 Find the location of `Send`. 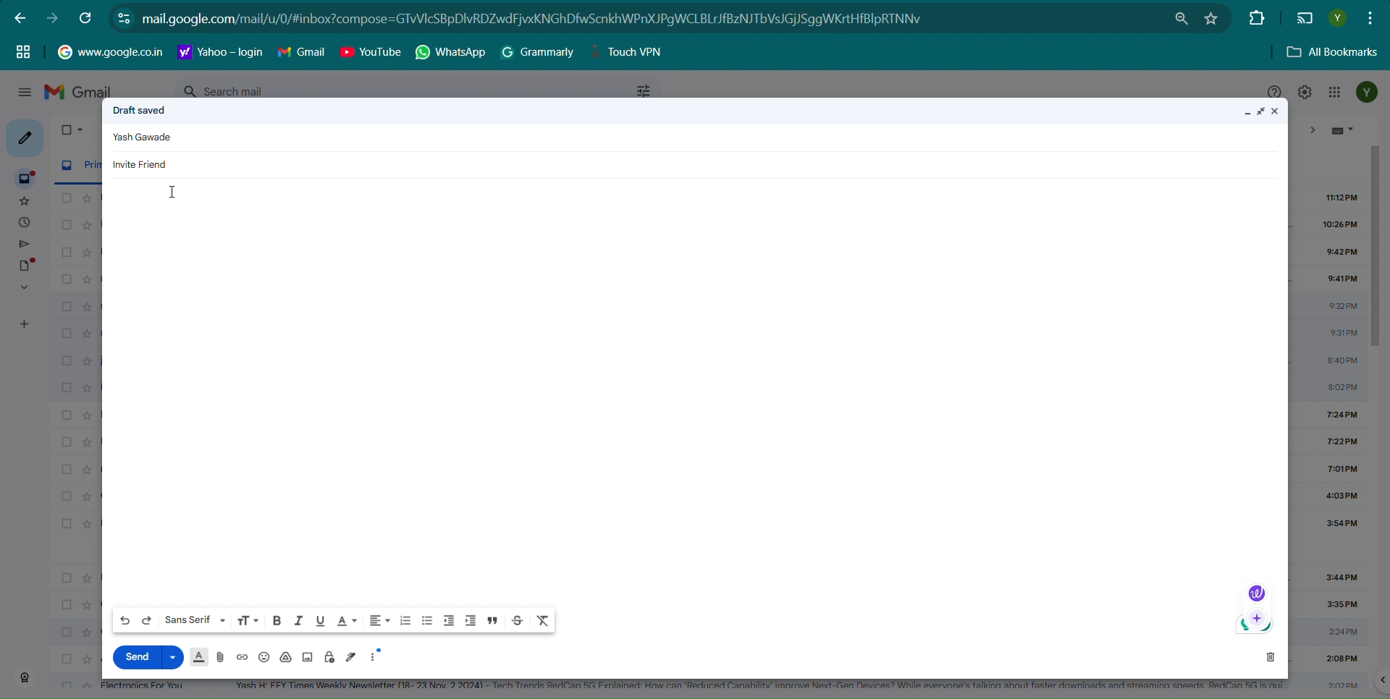

Send is located at coordinates (135, 656).